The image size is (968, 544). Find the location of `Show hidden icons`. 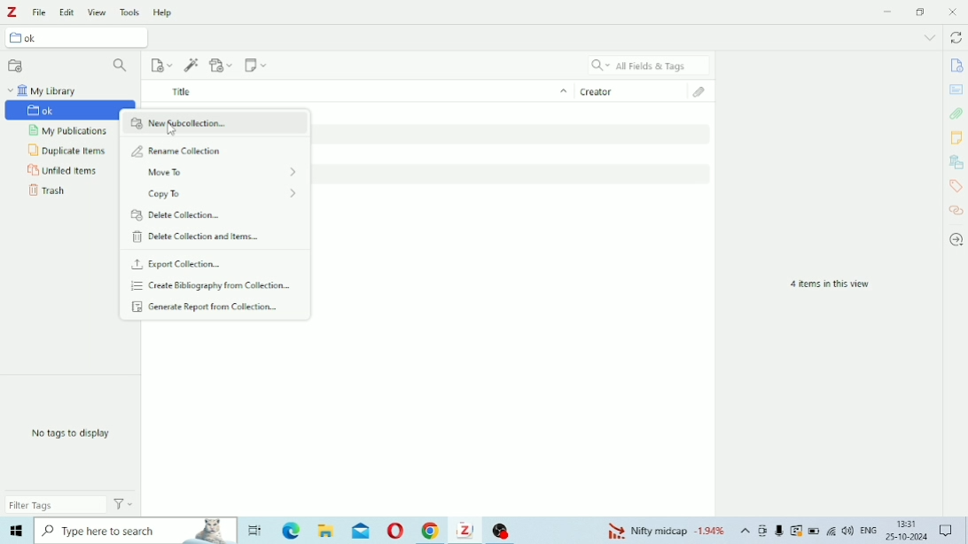

Show hidden icons is located at coordinates (746, 531).